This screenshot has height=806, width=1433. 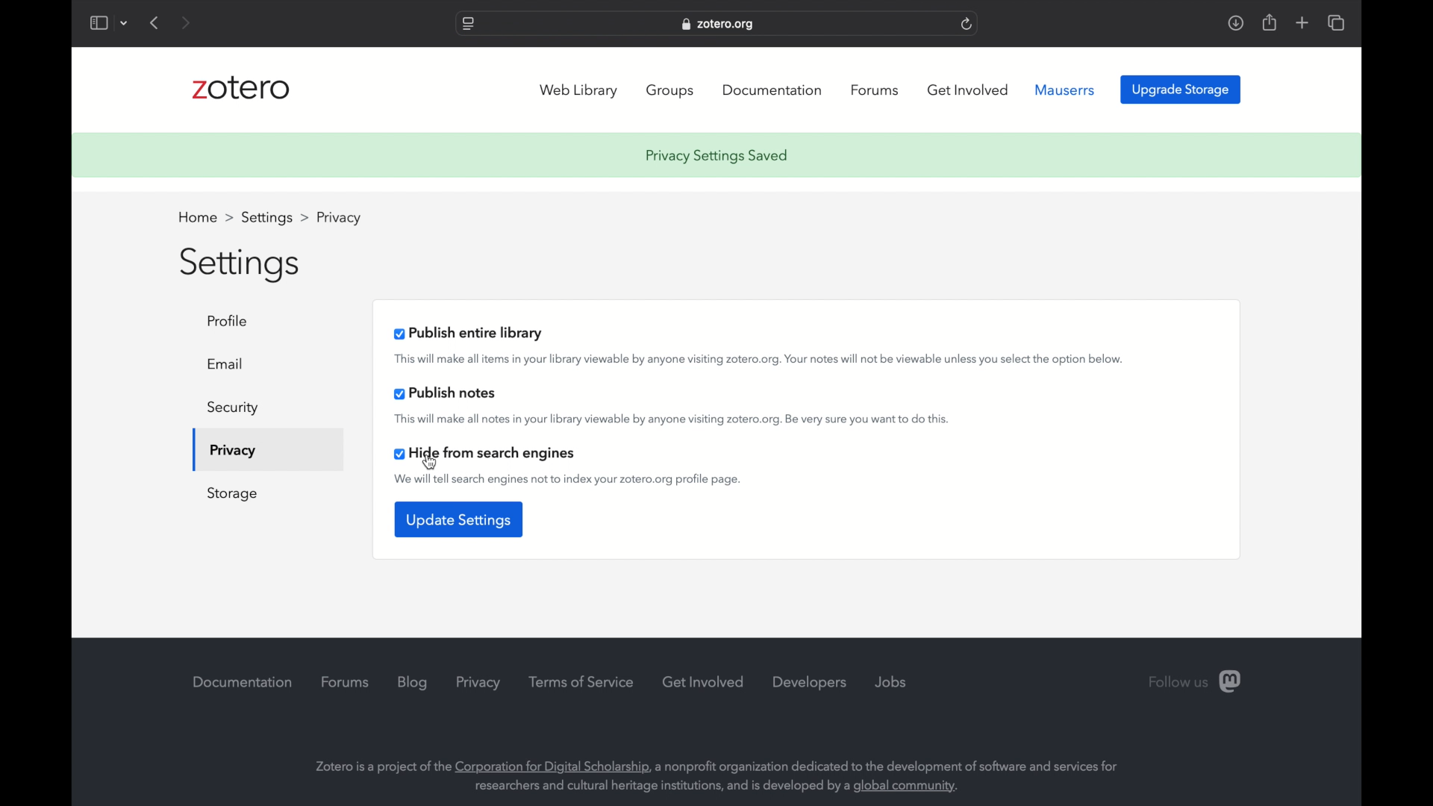 I want to click on refresh, so click(x=967, y=25).